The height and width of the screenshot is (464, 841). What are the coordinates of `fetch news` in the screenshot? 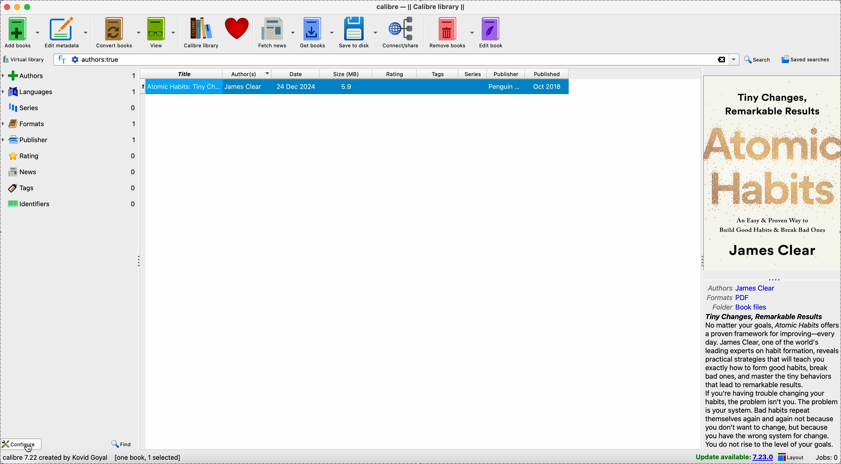 It's located at (276, 33).